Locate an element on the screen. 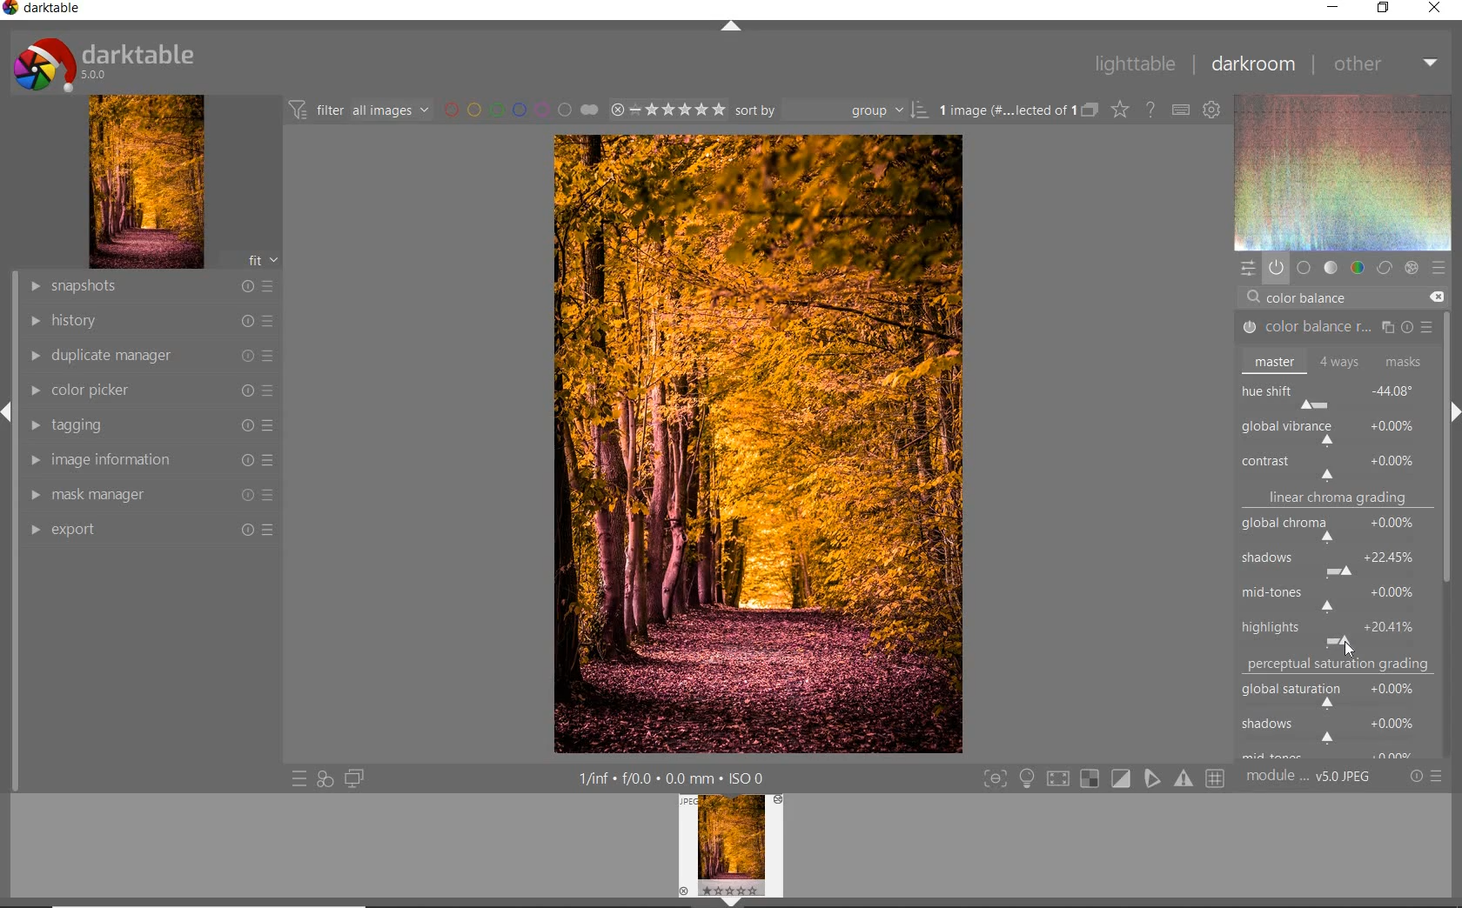  hue shift is located at coordinates (1337, 394).